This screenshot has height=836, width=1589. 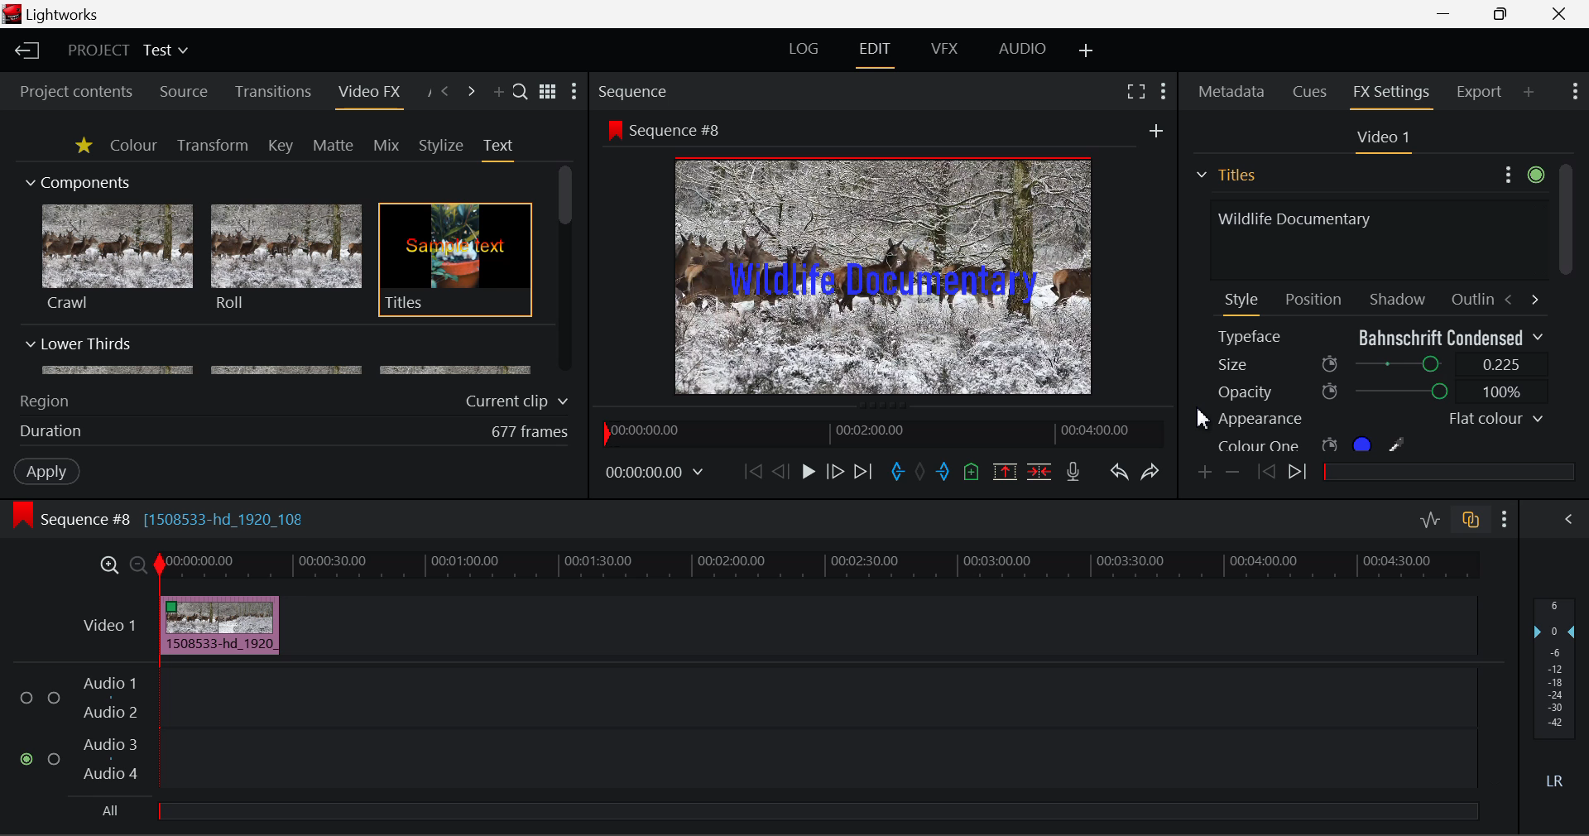 What do you see at coordinates (442, 146) in the screenshot?
I see `Stylize` at bounding box center [442, 146].